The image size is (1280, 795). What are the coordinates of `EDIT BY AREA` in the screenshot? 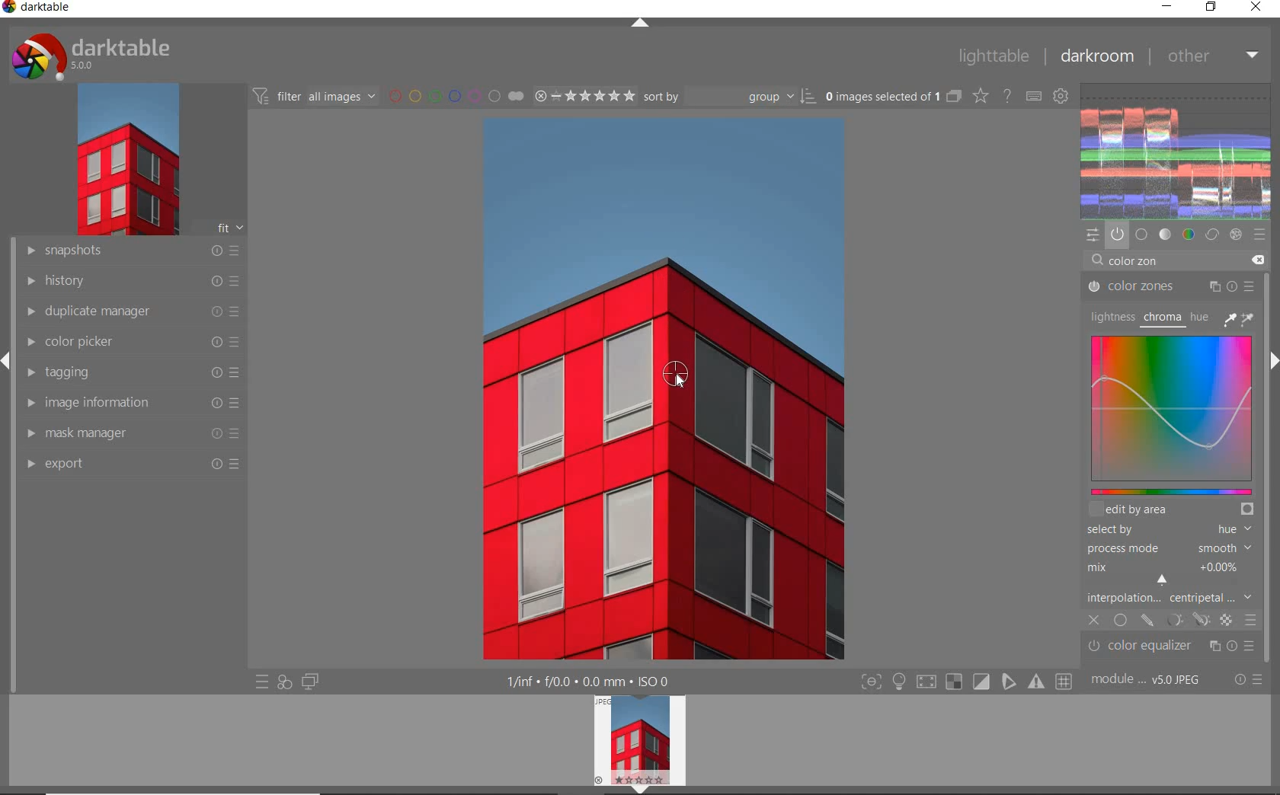 It's located at (1171, 510).